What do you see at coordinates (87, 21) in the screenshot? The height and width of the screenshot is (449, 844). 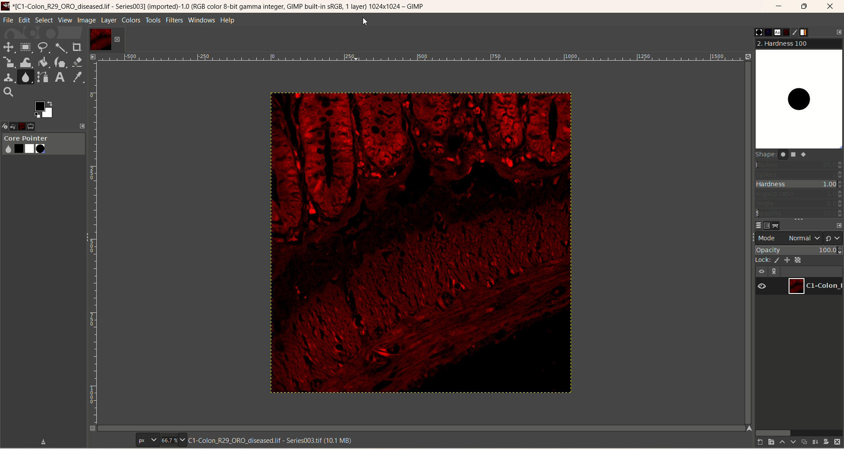 I see `image` at bounding box center [87, 21].